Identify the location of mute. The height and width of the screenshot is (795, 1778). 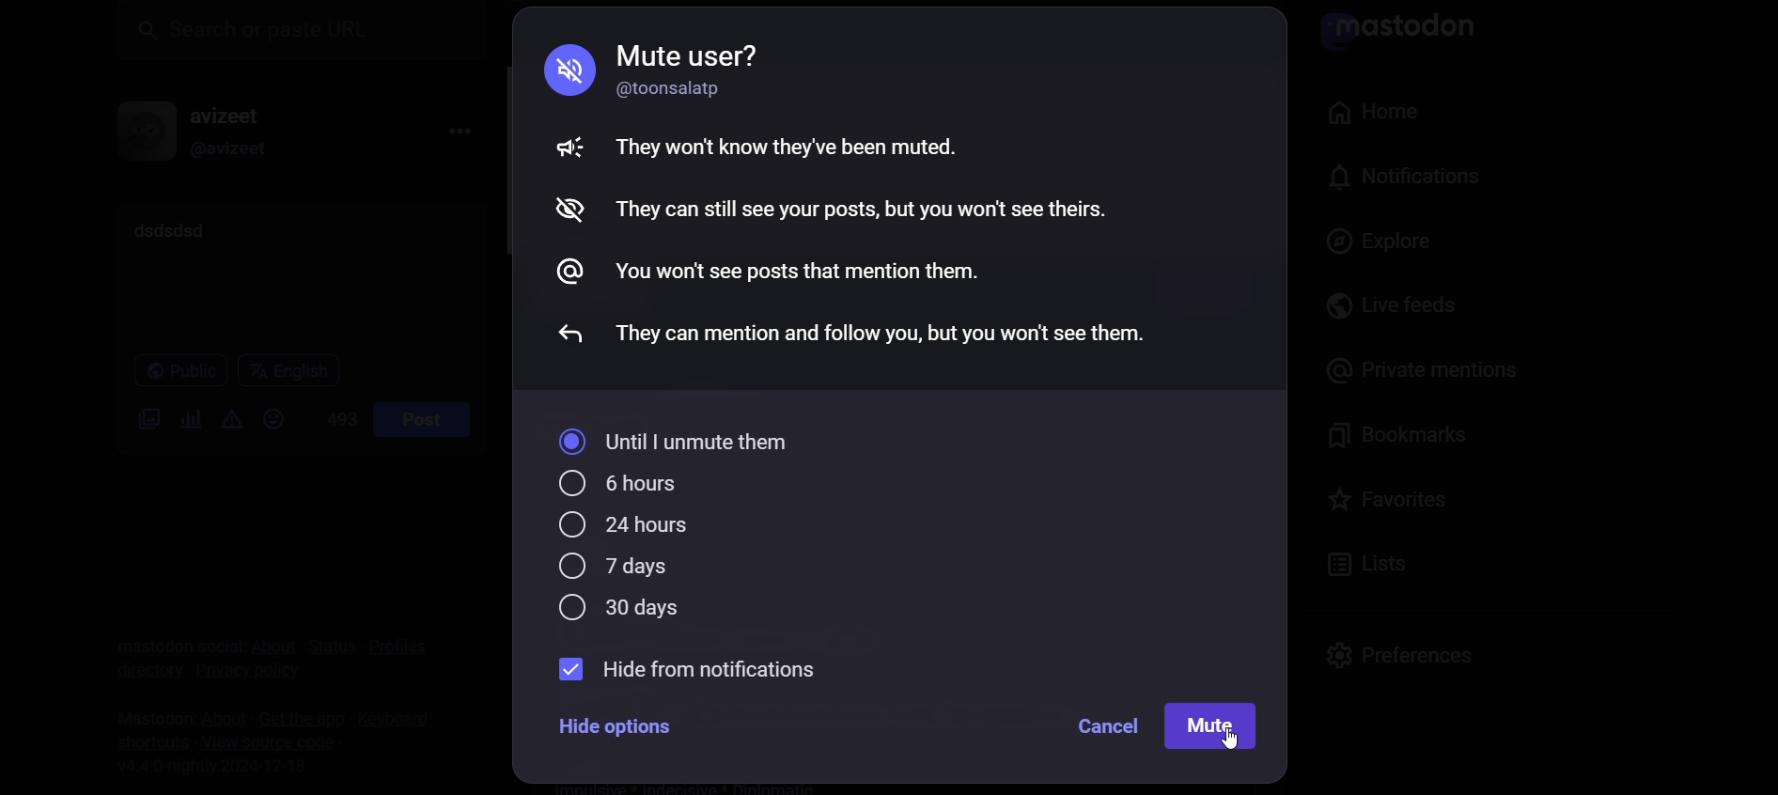
(570, 70).